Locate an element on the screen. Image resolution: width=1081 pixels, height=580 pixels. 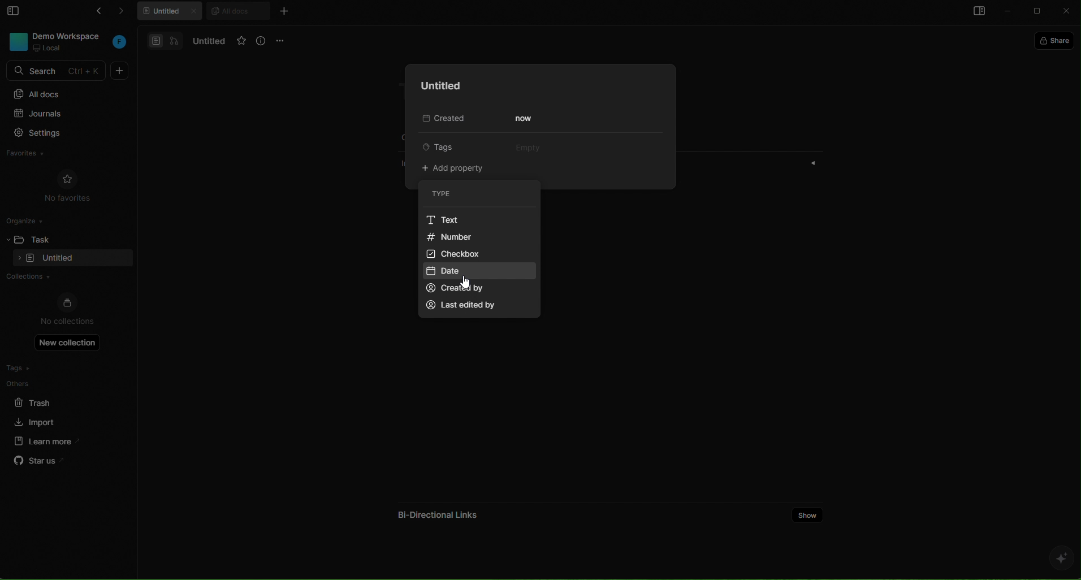
import is located at coordinates (36, 421).